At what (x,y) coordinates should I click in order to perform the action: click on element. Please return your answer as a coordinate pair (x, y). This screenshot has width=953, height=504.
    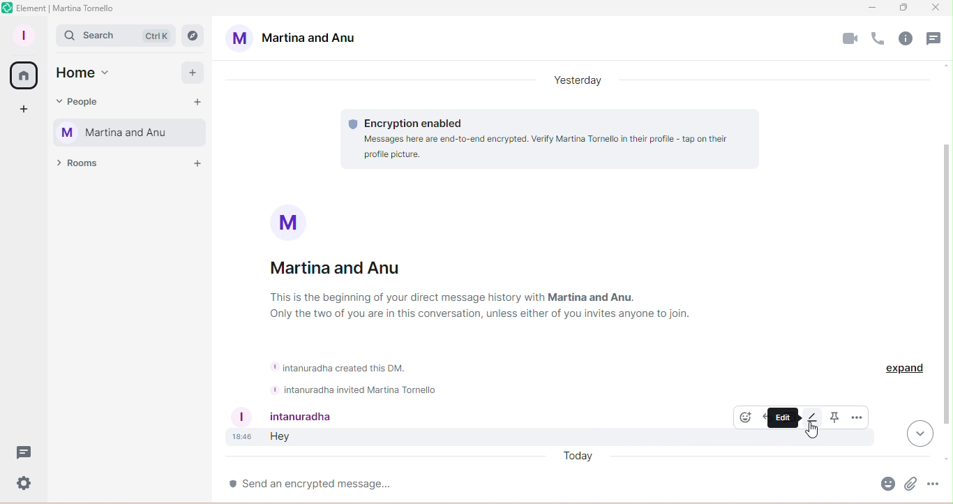
    Looking at the image, I should click on (32, 8).